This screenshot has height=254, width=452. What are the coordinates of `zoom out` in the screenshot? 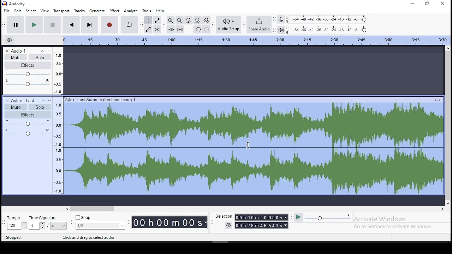 It's located at (179, 20).